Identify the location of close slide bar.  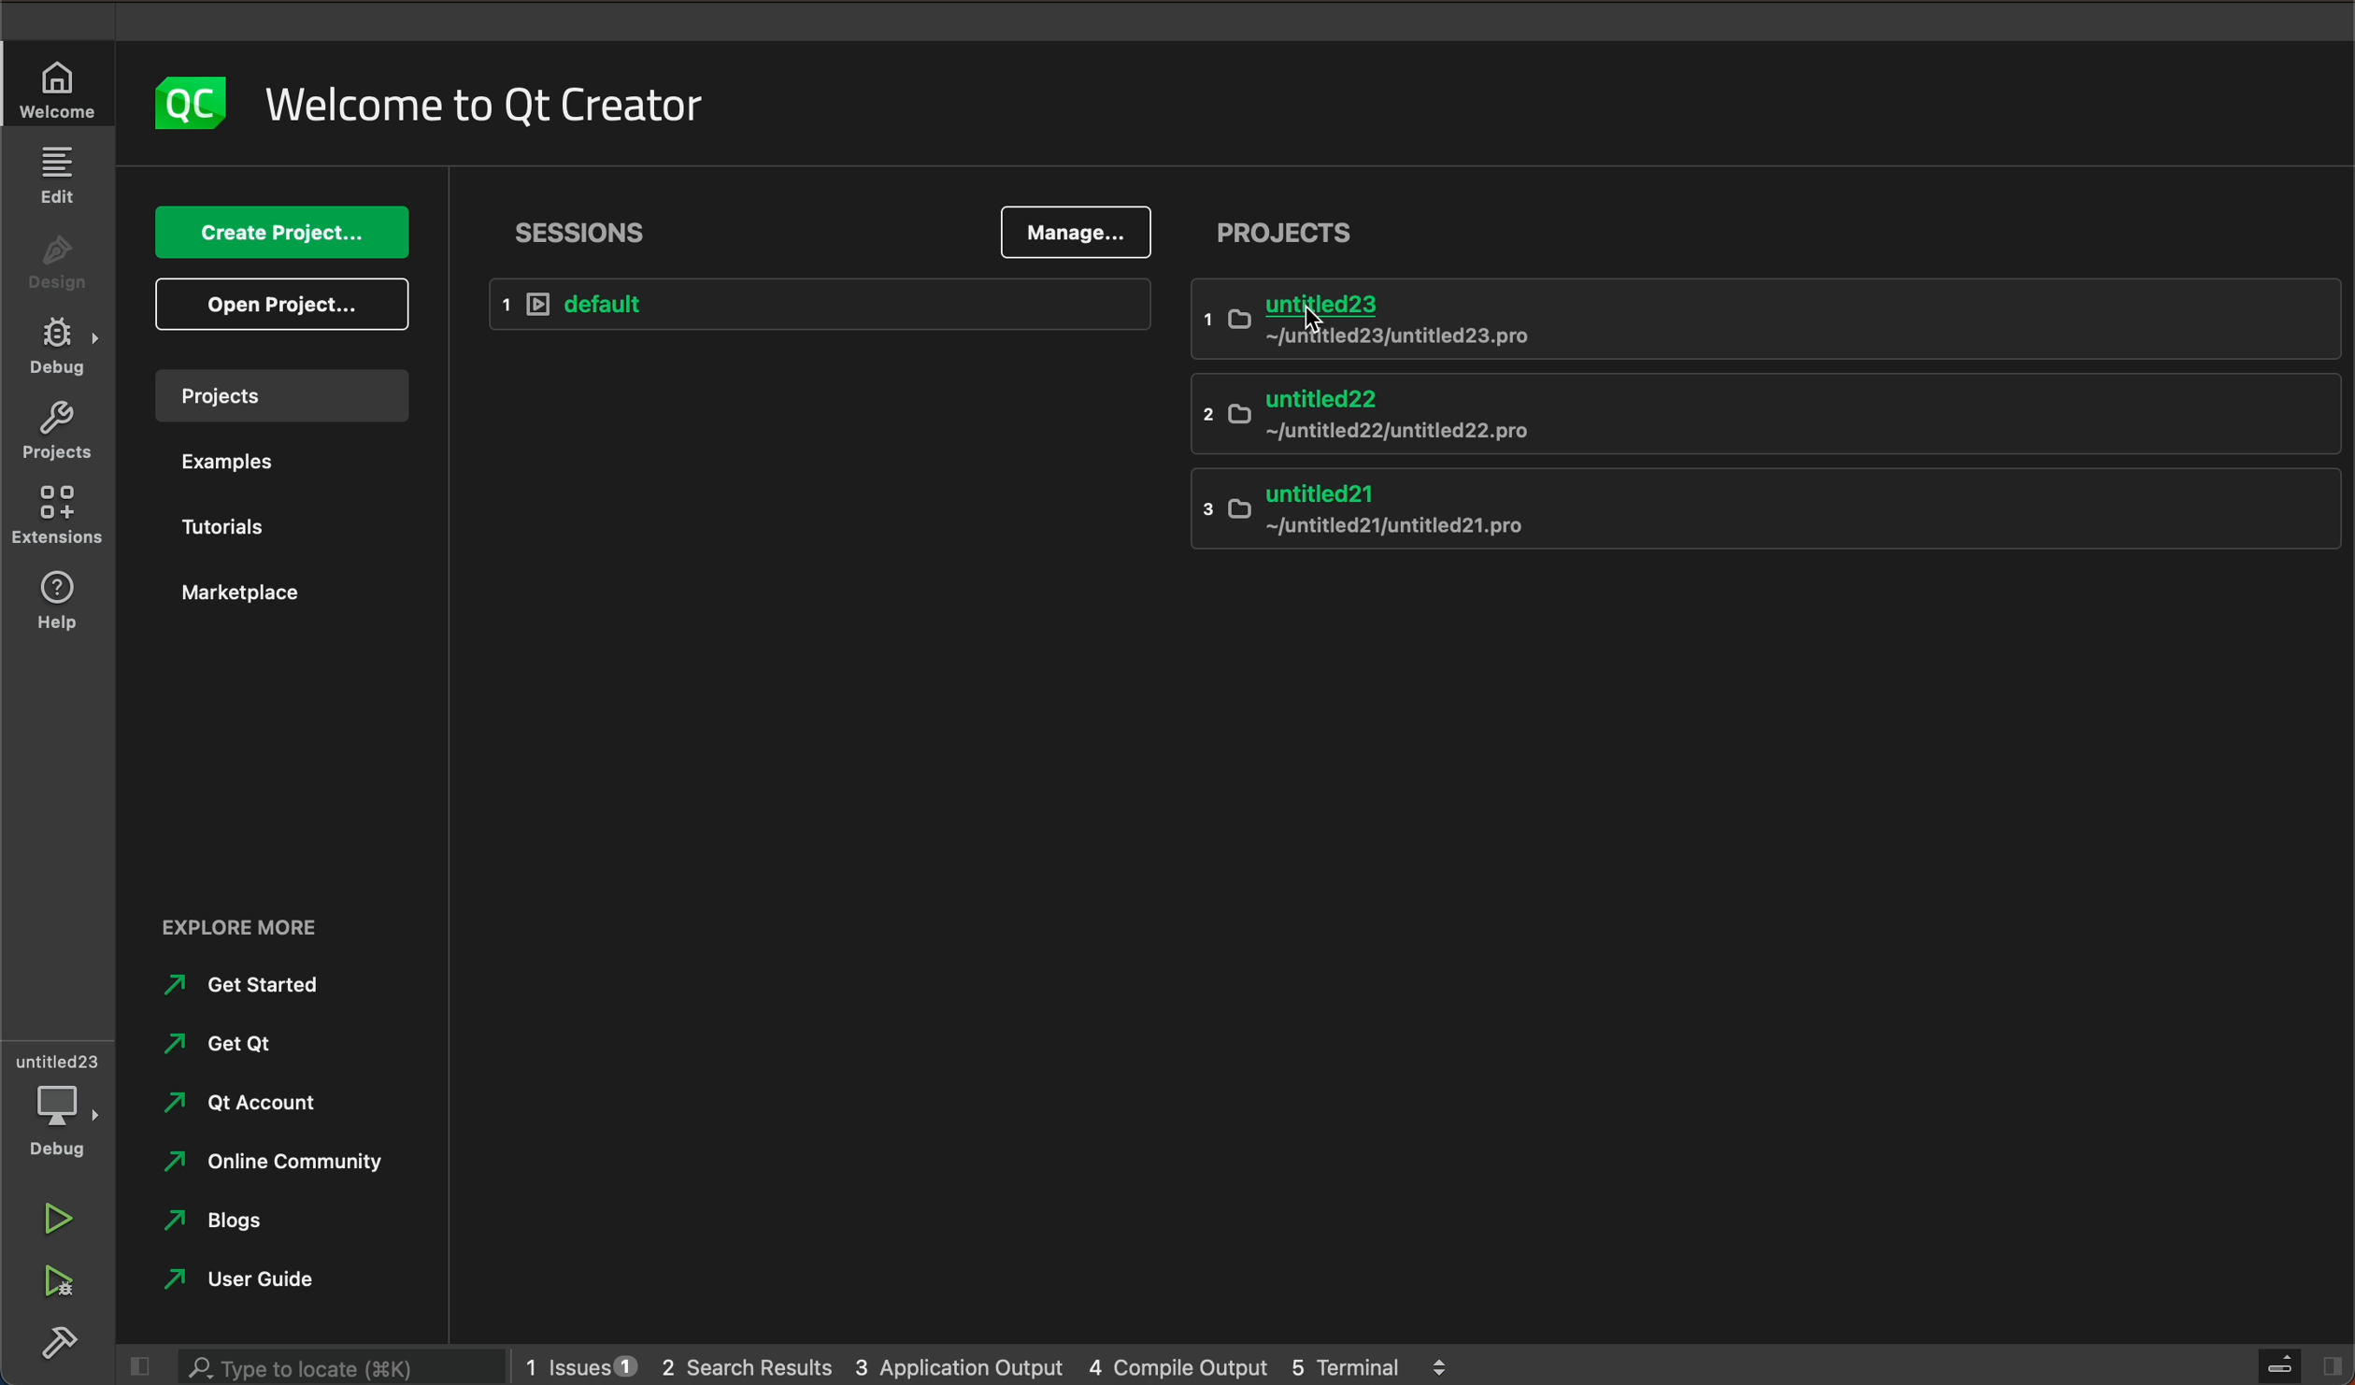
(2291, 1365).